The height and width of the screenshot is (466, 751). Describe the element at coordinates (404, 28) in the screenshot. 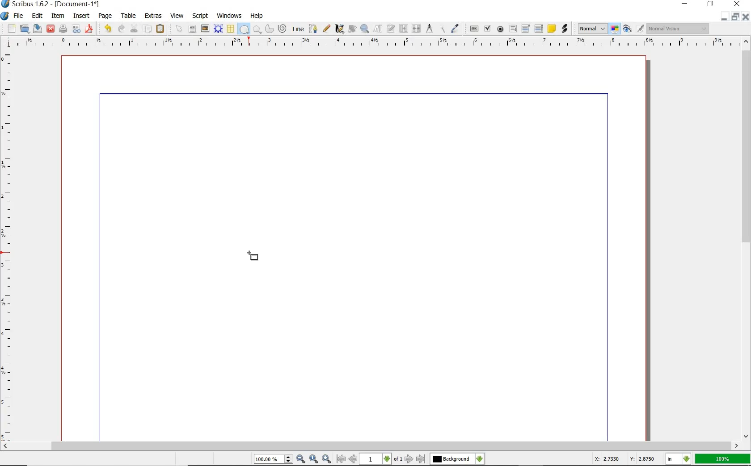

I see `LINK TEXT FRAME` at that location.